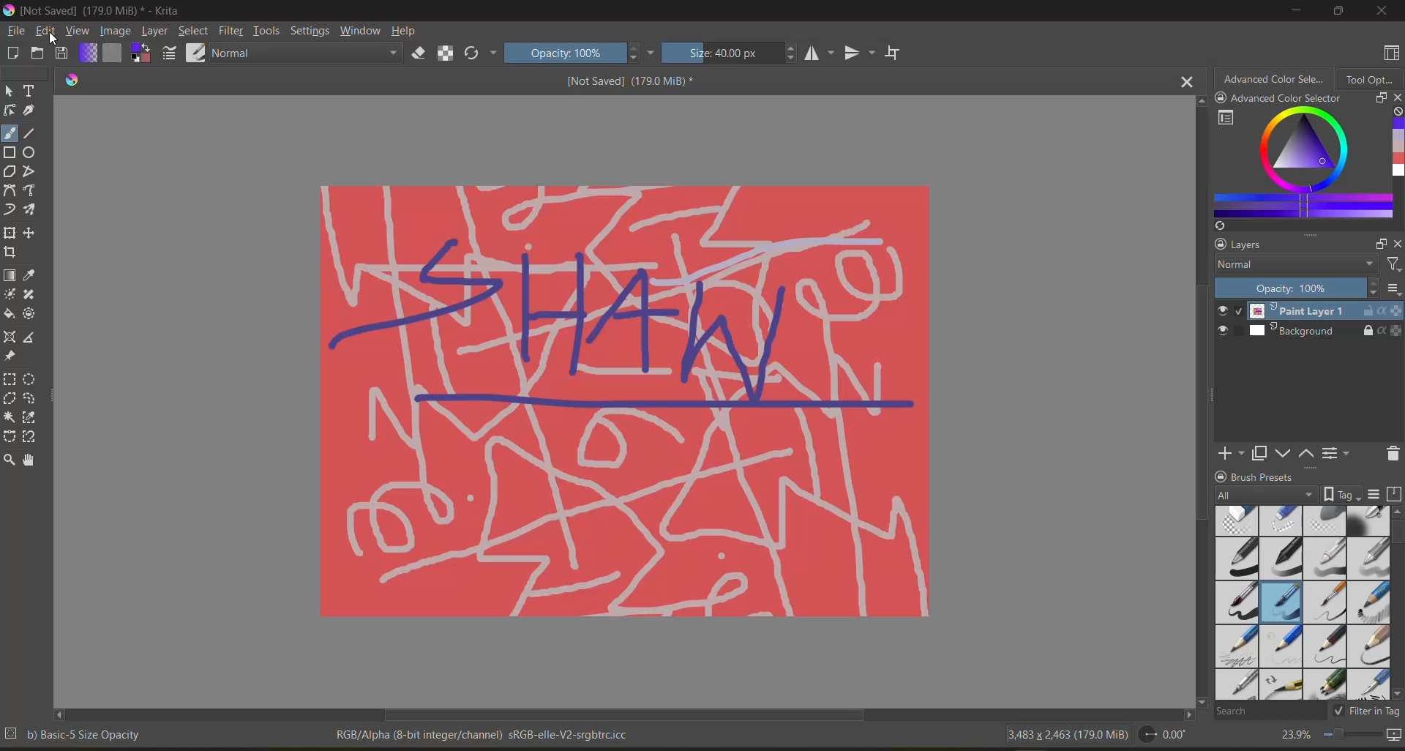 This screenshot has height=751, width=1405. What do you see at coordinates (11, 397) in the screenshot?
I see `Polygonal selection tool` at bounding box center [11, 397].